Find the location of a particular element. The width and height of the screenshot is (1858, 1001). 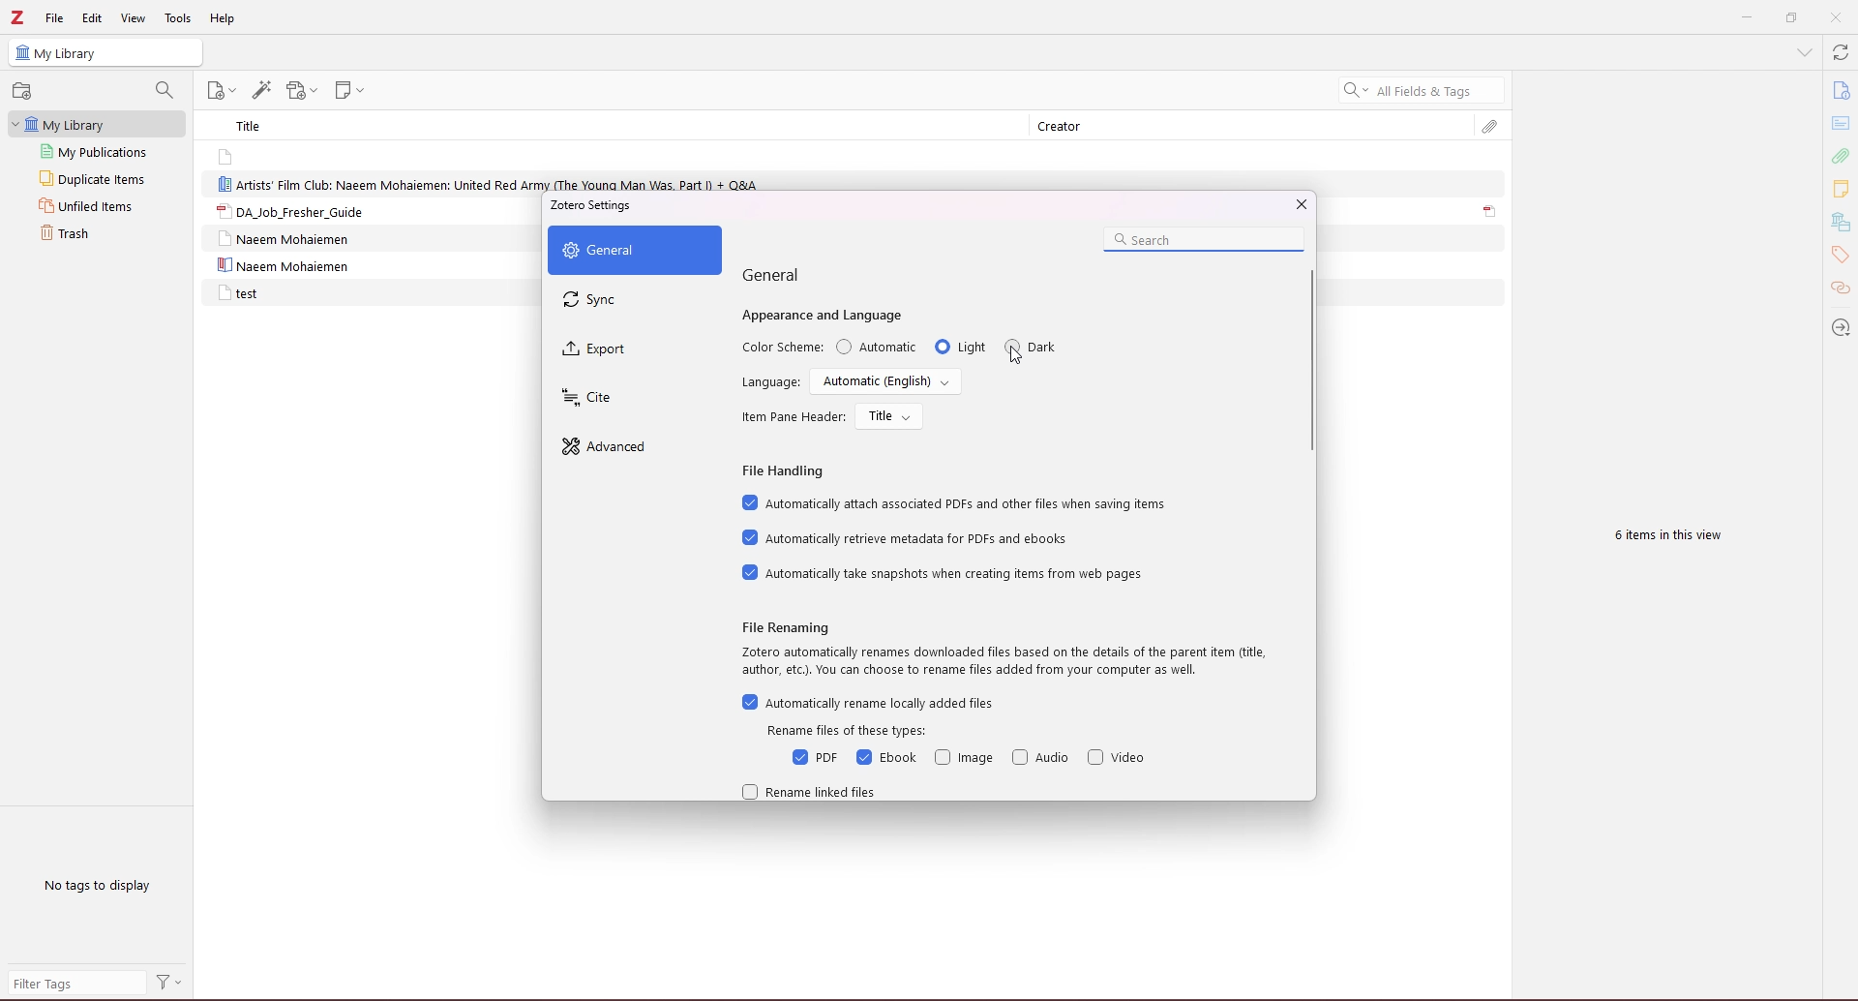

@ Automatically attach associated PDFs and other files when saving items is located at coordinates (955, 502).